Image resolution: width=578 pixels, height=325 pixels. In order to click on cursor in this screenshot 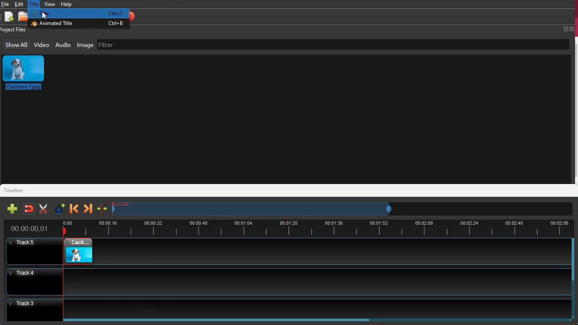, I will do `click(44, 14)`.